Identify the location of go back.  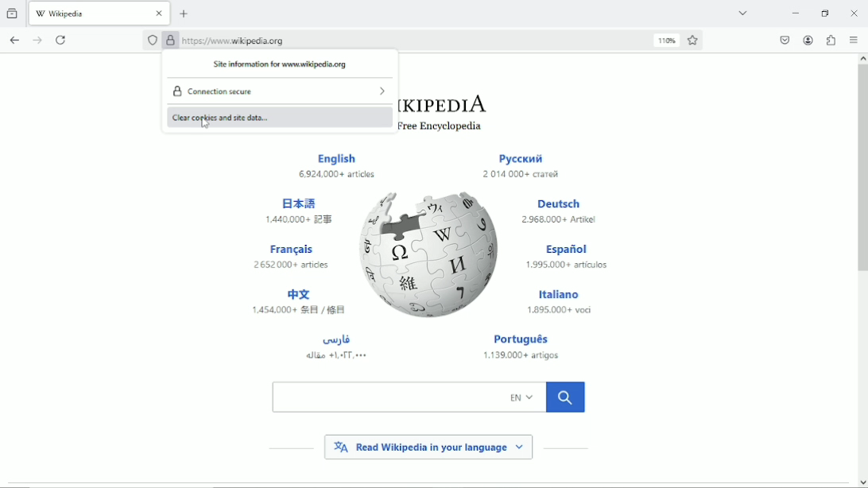
(14, 38).